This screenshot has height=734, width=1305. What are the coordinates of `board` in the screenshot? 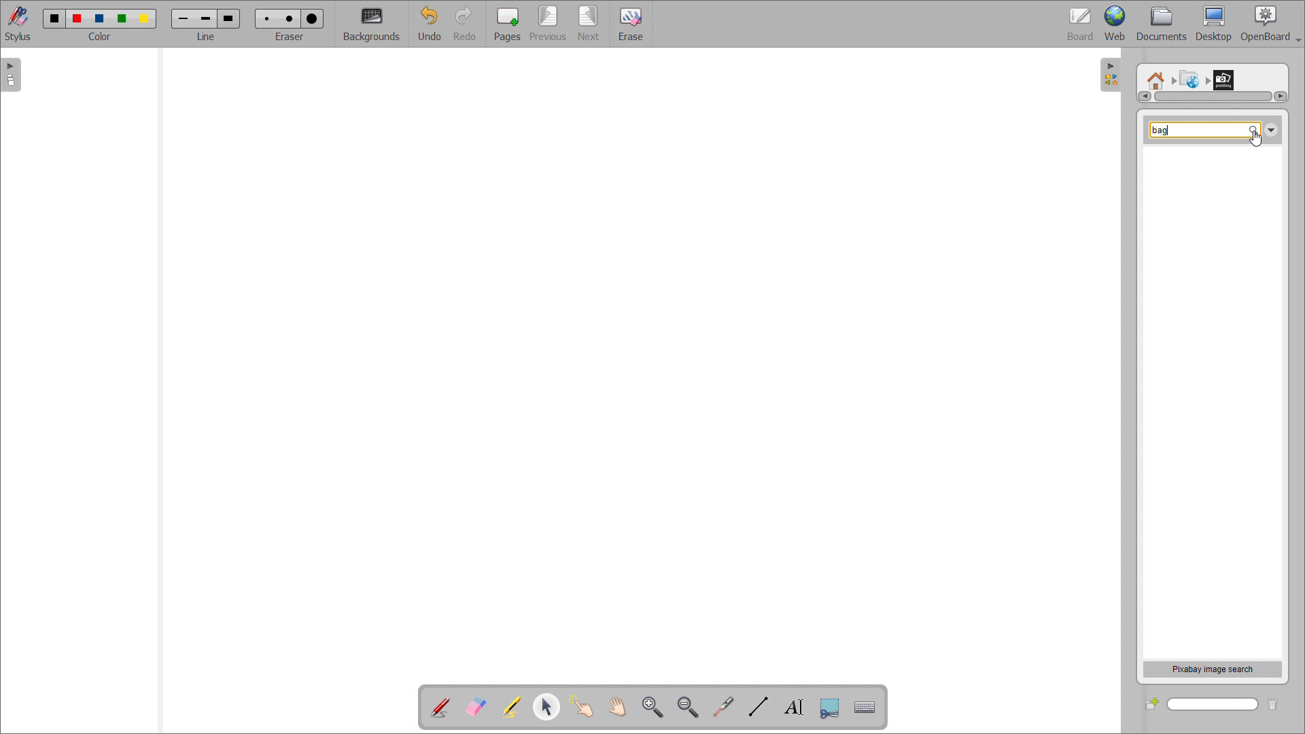 It's located at (1081, 24).